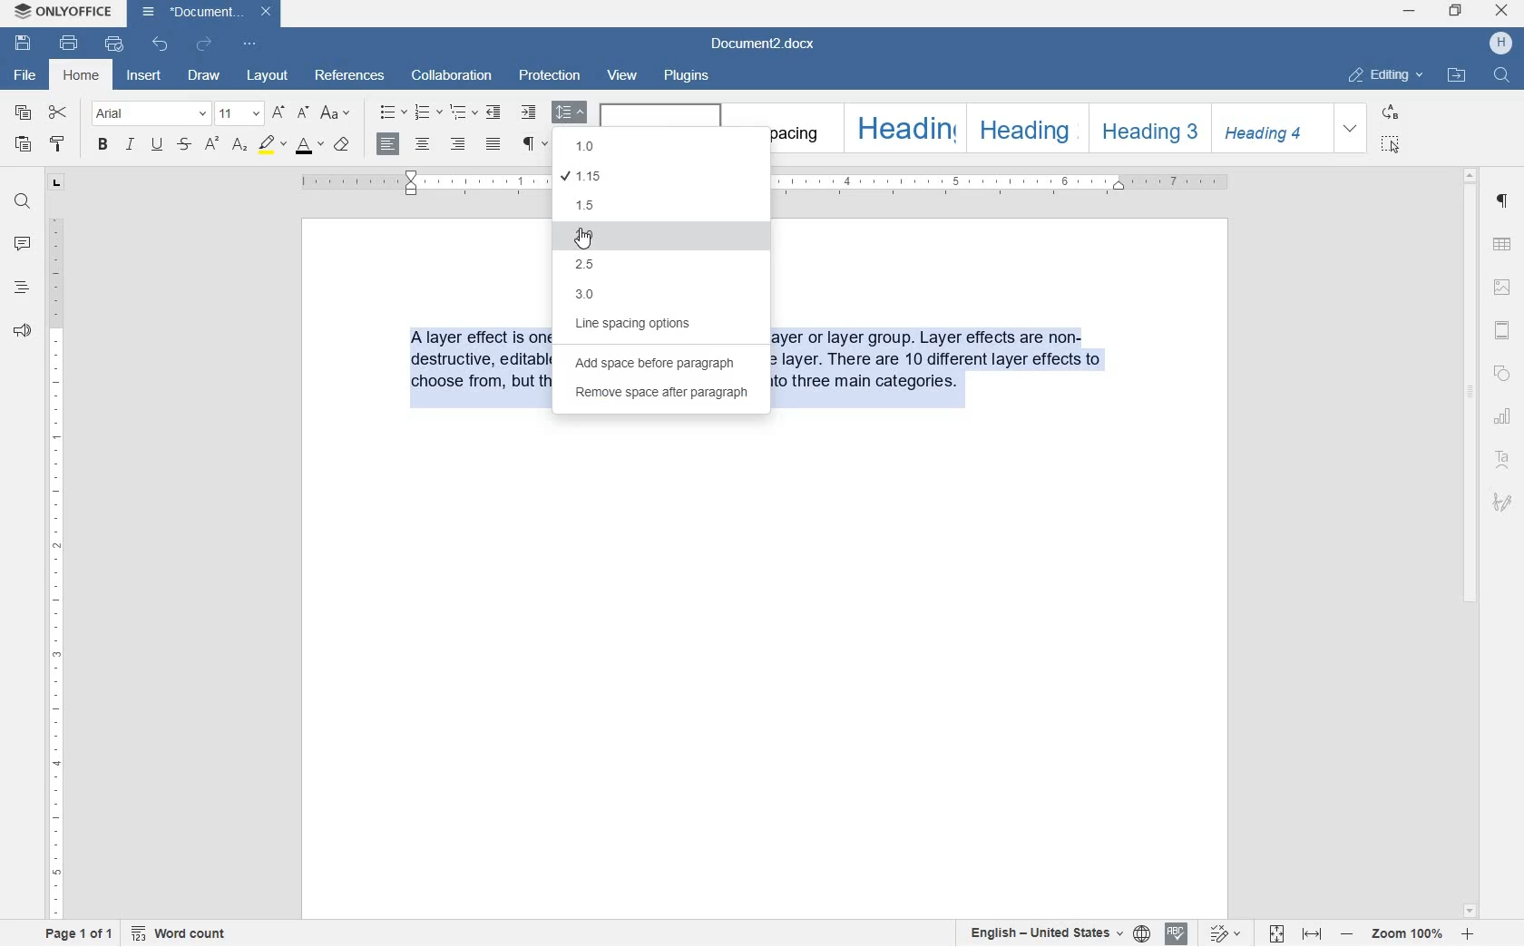  I want to click on cursor, so click(581, 238).